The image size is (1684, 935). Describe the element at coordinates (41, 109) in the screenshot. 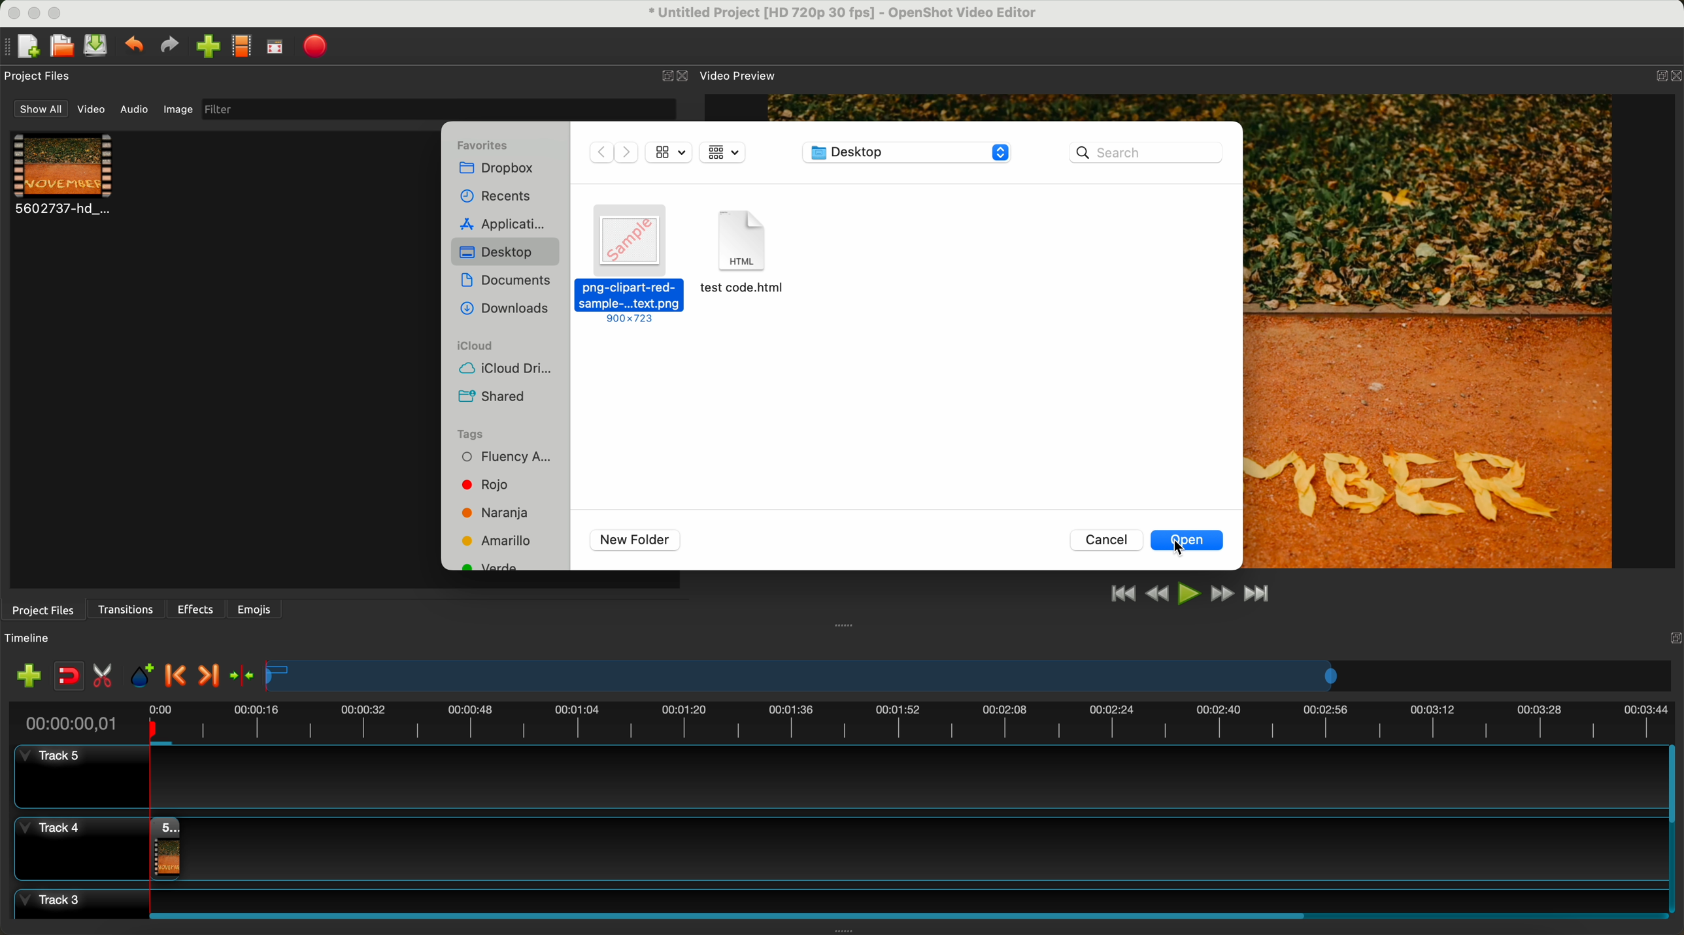

I see `show all` at that location.